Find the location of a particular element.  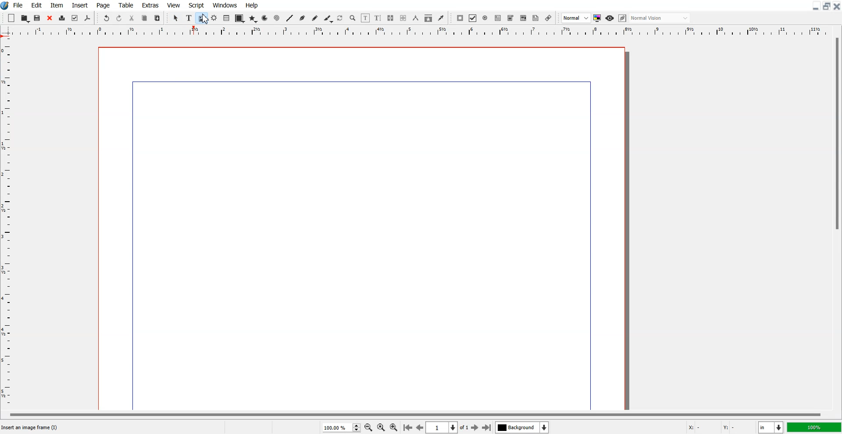

Select Zoom Level is located at coordinates (341, 427).